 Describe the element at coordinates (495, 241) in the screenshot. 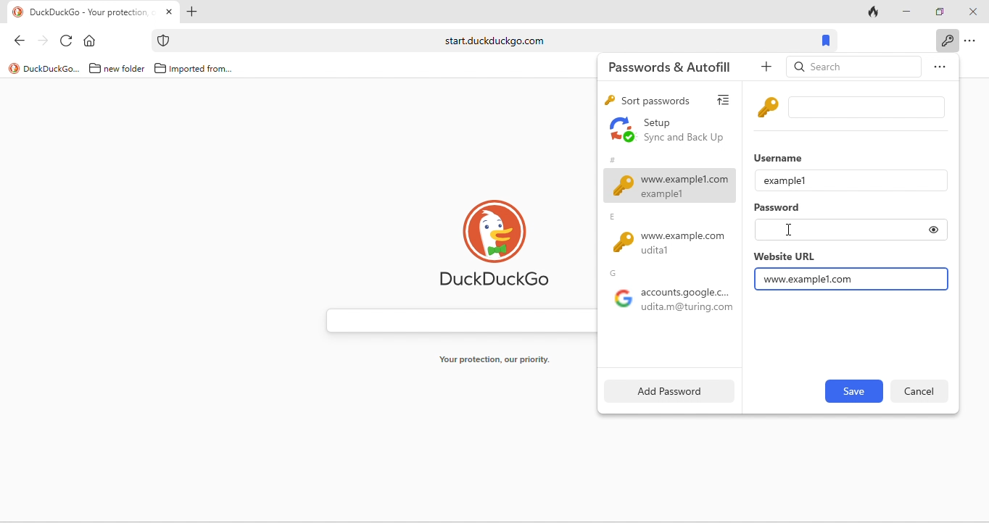

I see `duck duck go logo` at that location.